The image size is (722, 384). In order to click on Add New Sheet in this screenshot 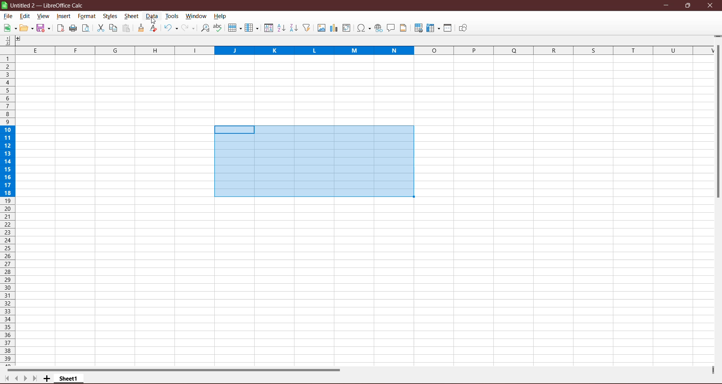, I will do `click(47, 379)`.